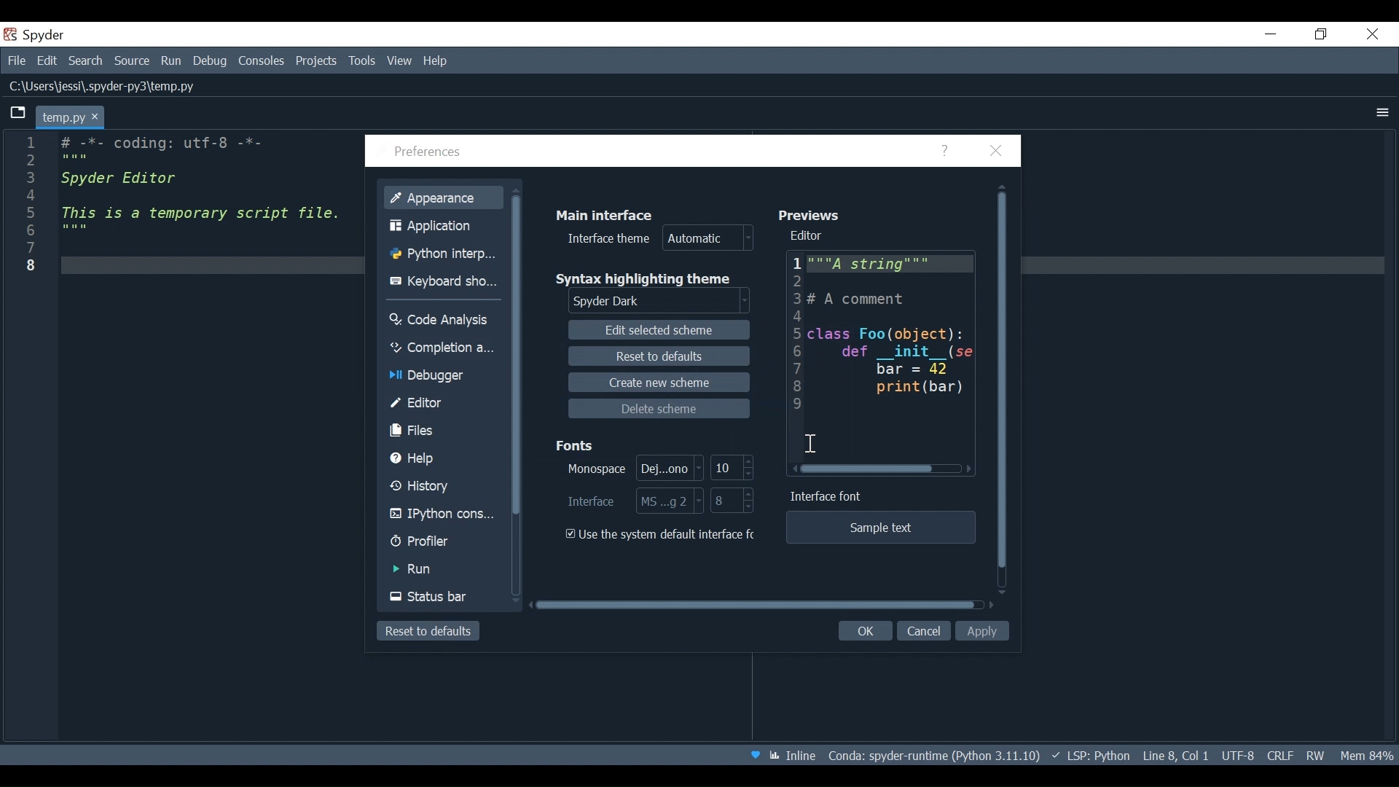  I want to click on Restore, so click(1322, 35).